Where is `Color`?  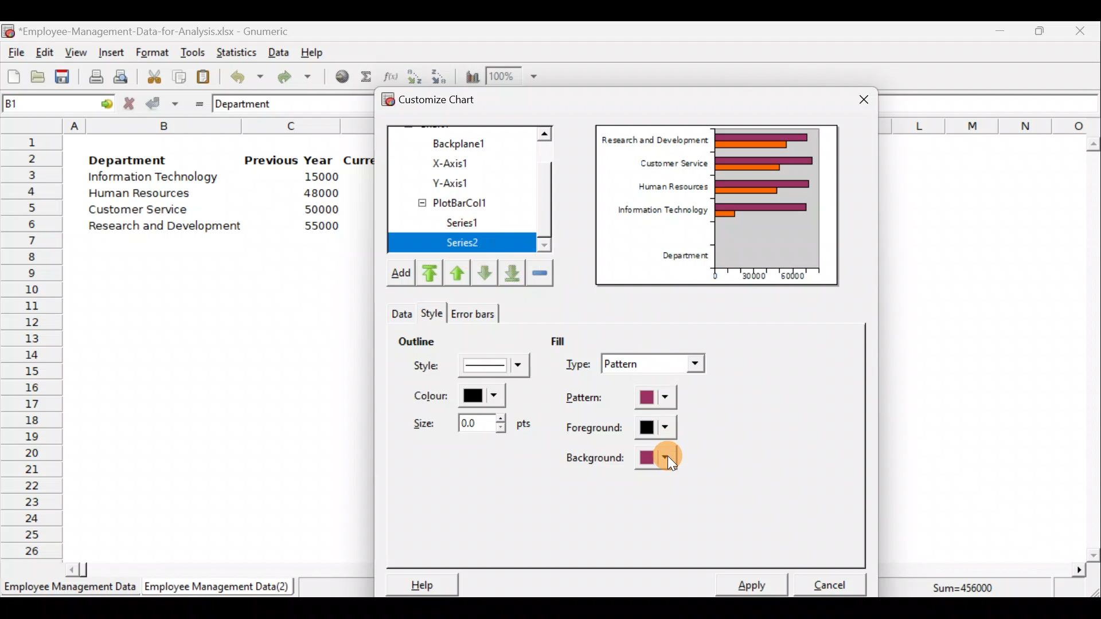 Color is located at coordinates (456, 395).